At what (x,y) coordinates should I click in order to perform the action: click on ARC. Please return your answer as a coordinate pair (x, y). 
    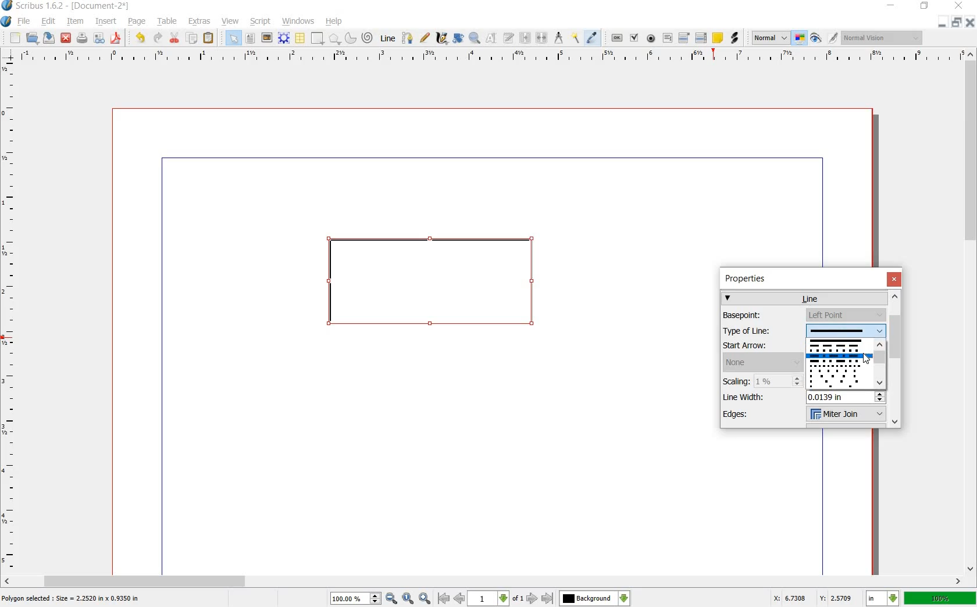
    Looking at the image, I should click on (351, 37).